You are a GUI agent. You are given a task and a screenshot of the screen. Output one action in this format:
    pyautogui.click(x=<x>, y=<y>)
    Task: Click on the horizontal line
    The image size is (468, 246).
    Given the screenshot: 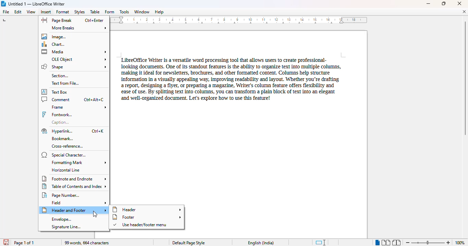 What is the action you would take?
    pyautogui.click(x=66, y=170)
    